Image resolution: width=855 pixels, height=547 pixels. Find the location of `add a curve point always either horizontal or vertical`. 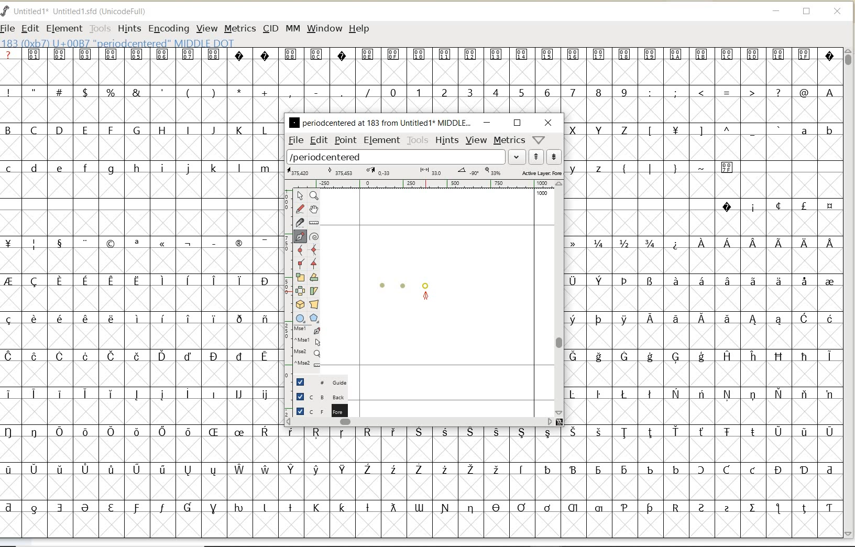

add a curve point always either horizontal or vertical is located at coordinates (314, 249).